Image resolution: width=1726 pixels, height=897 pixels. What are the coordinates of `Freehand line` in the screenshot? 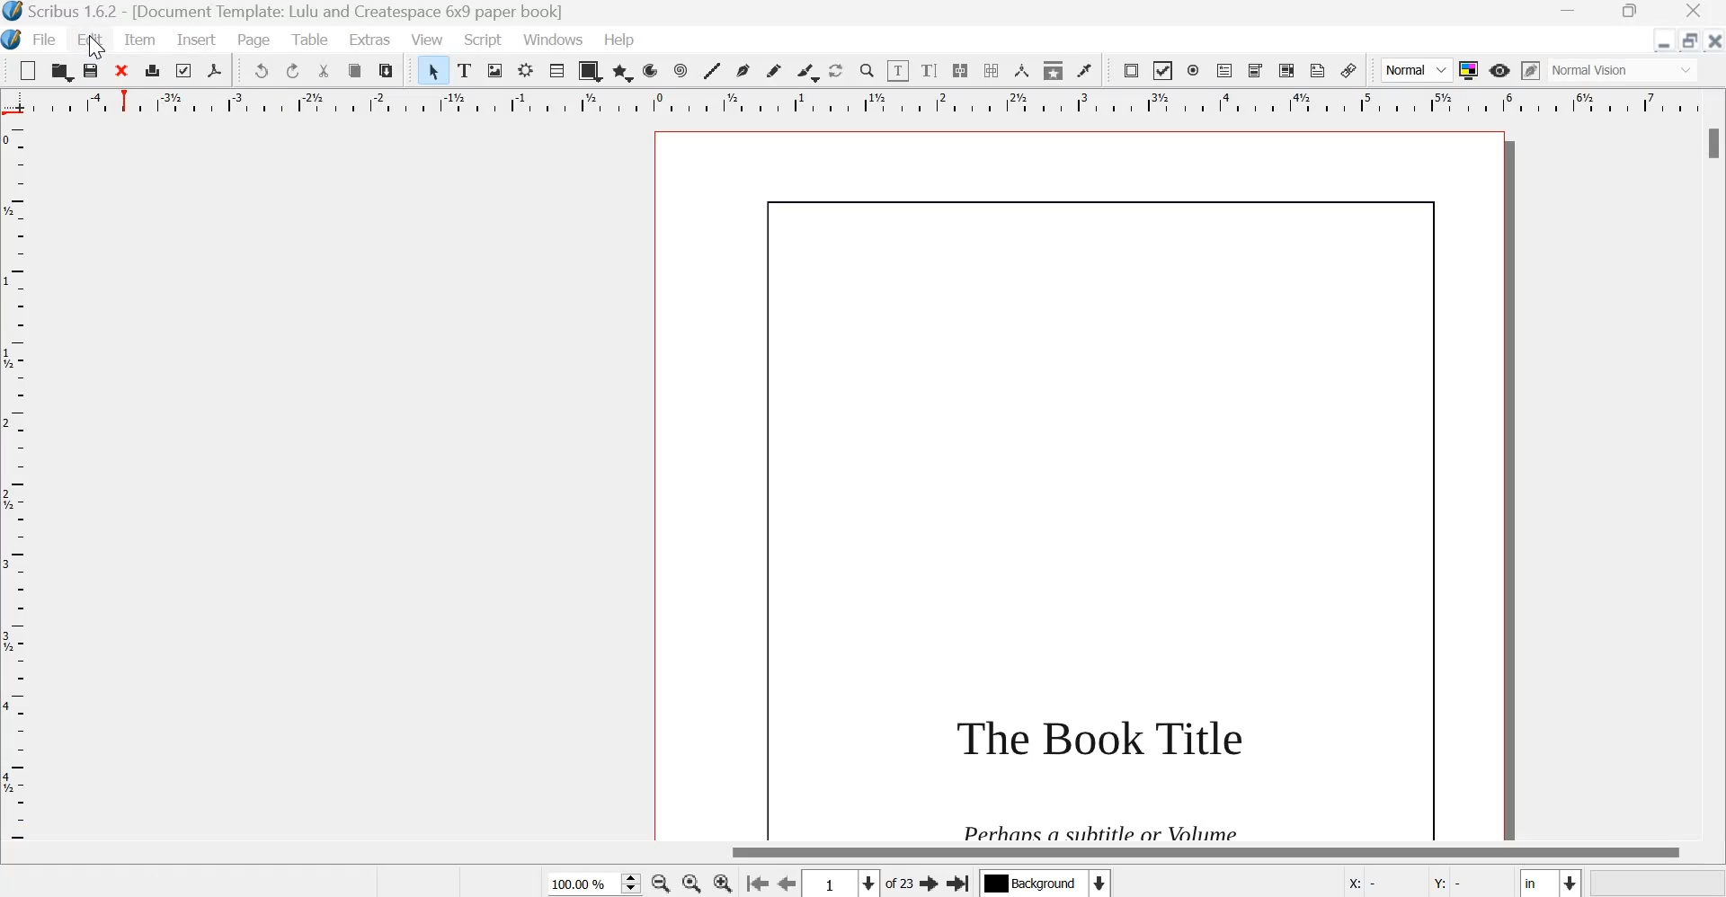 It's located at (775, 71).